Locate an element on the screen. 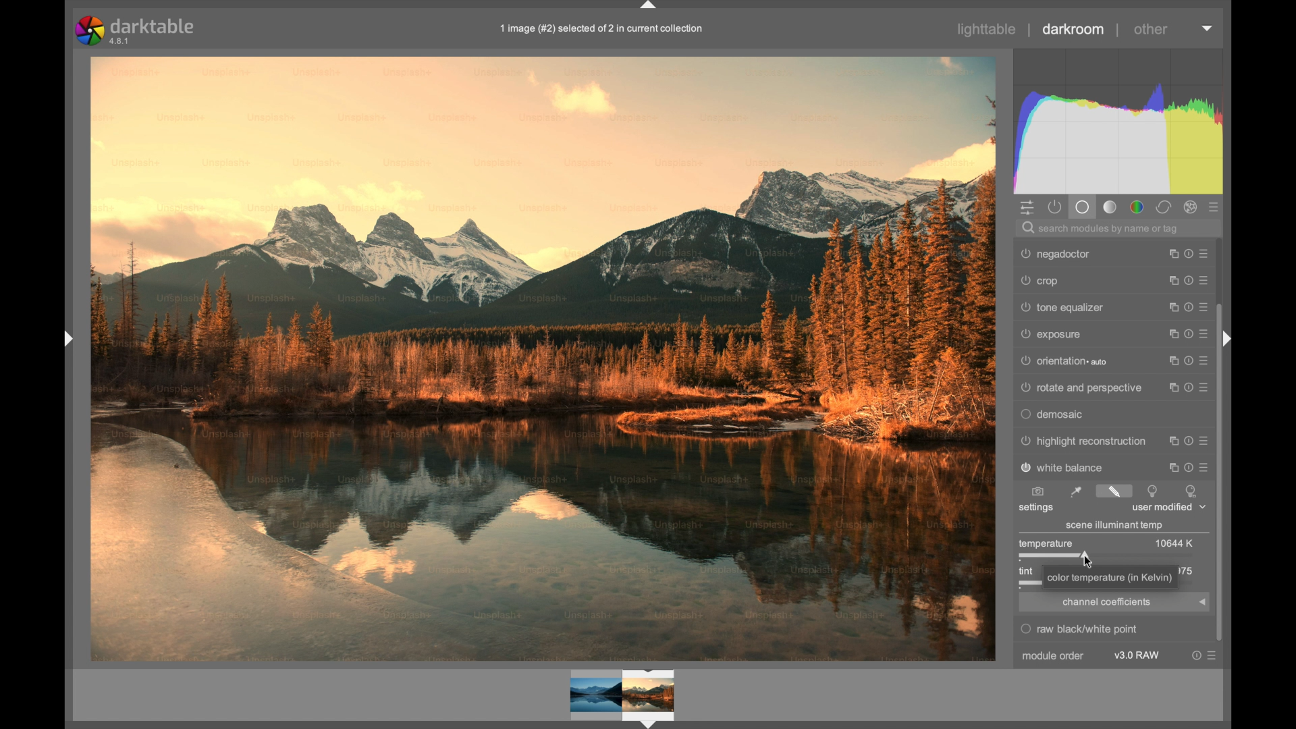 Image resolution: width=1296 pixels, height=729 pixels. exposure is located at coordinates (1050, 333).